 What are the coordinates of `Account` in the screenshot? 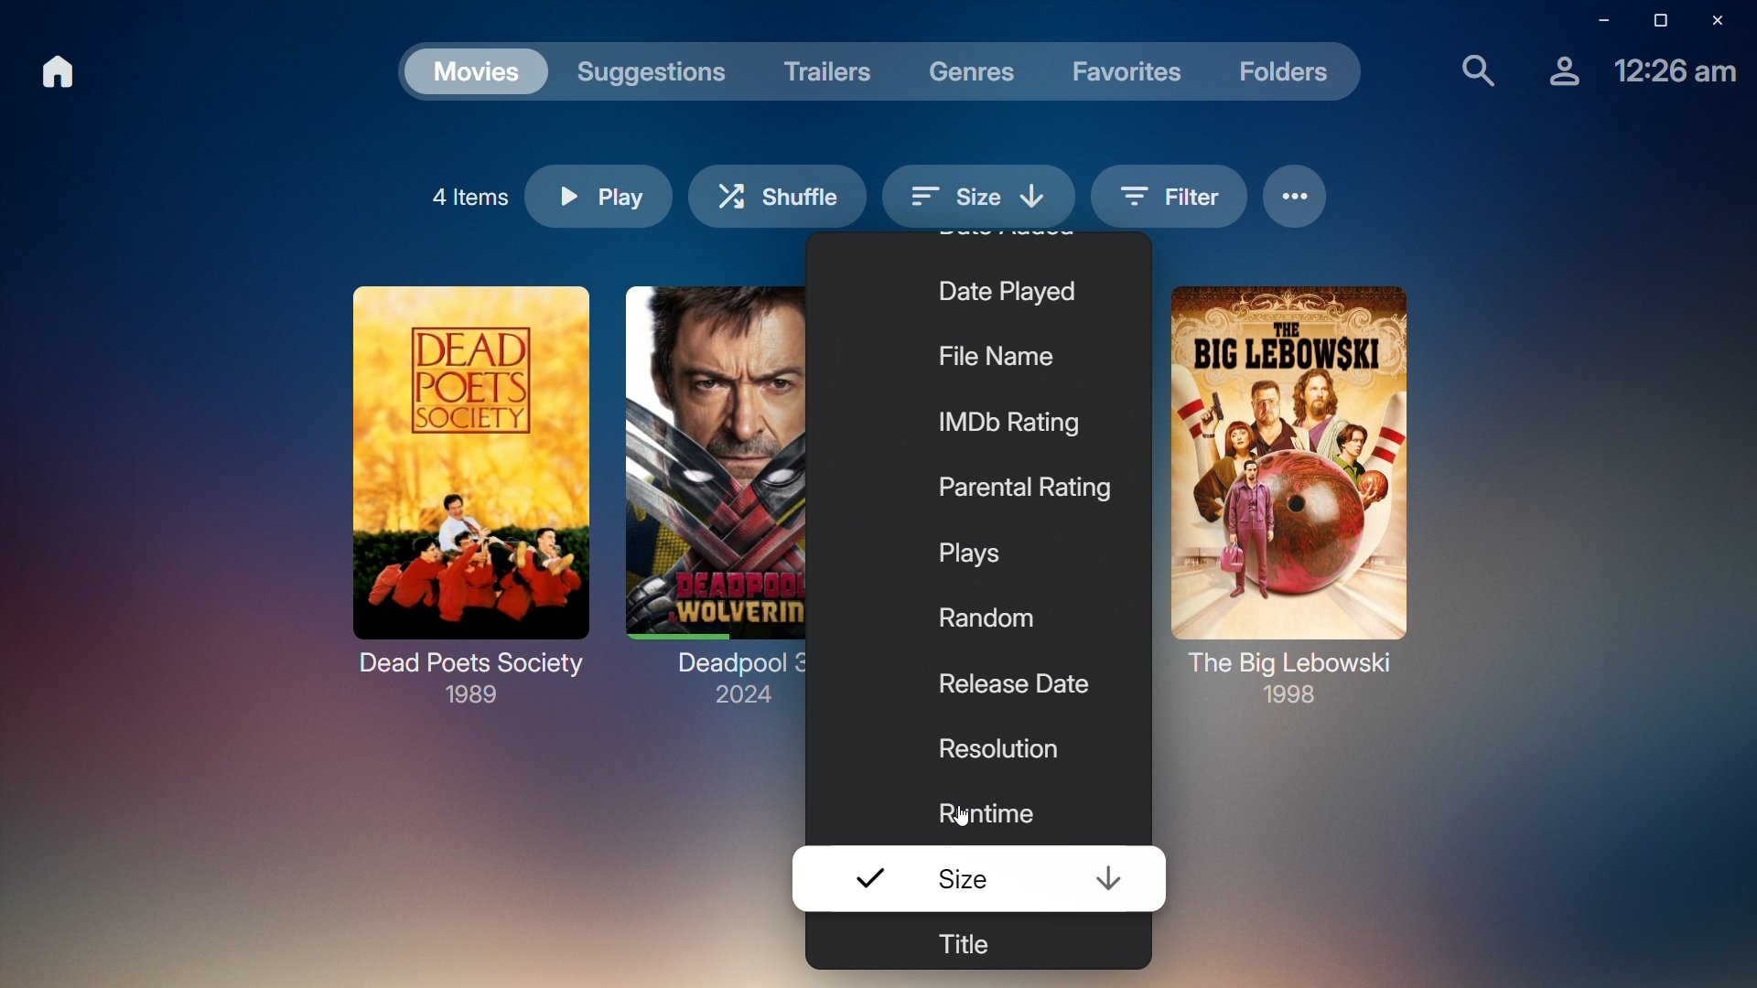 It's located at (1555, 78).